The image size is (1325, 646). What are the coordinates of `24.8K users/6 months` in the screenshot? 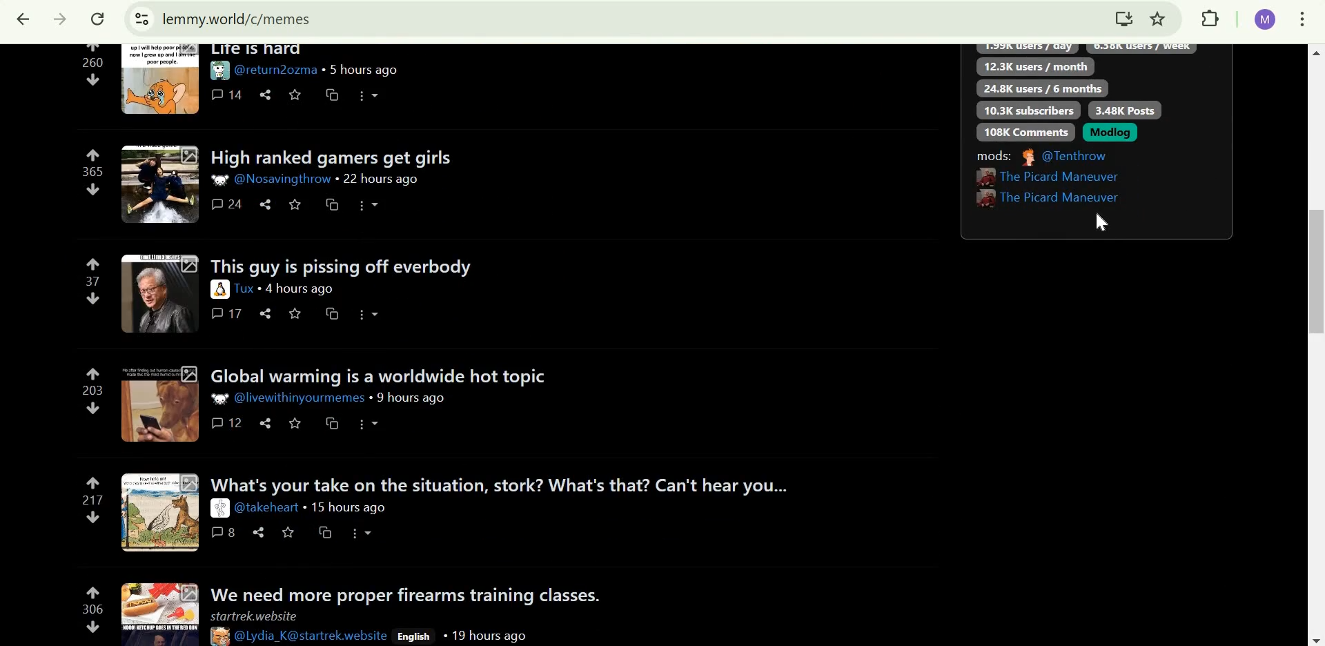 It's located at (1043, 88).